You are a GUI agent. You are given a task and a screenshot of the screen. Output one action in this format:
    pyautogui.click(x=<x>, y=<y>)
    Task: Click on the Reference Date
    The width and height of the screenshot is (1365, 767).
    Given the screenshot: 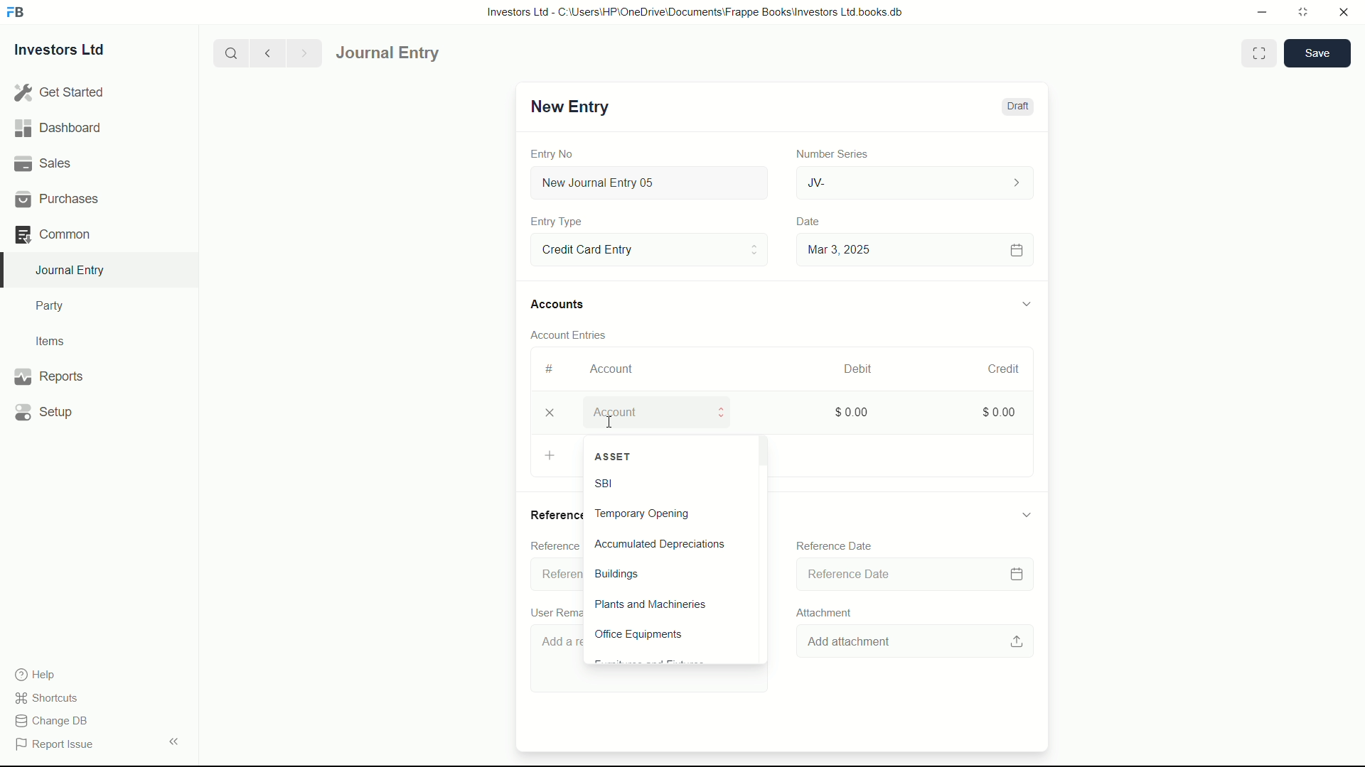 What is the action you would take?
    pyautogui.click(x=913, y=573)
    